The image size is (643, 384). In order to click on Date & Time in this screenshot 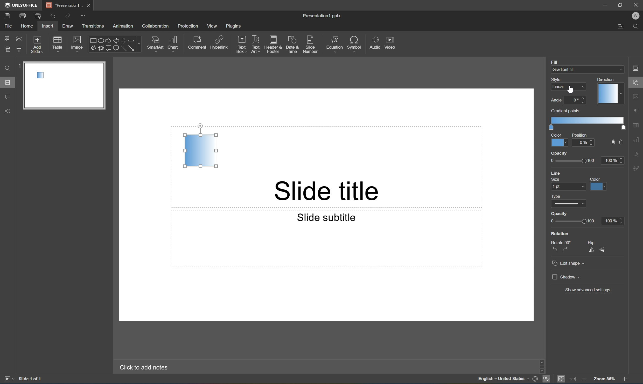, I will do `click(291, 44)`.